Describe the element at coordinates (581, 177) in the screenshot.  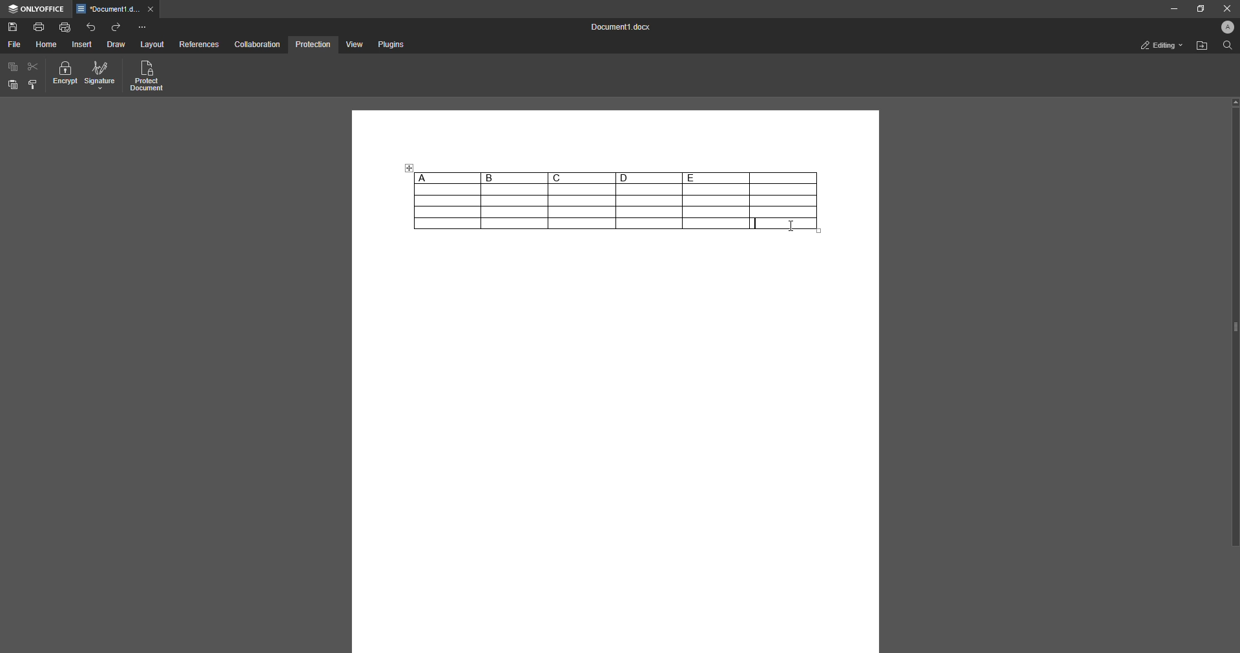
I see `C` at that location.